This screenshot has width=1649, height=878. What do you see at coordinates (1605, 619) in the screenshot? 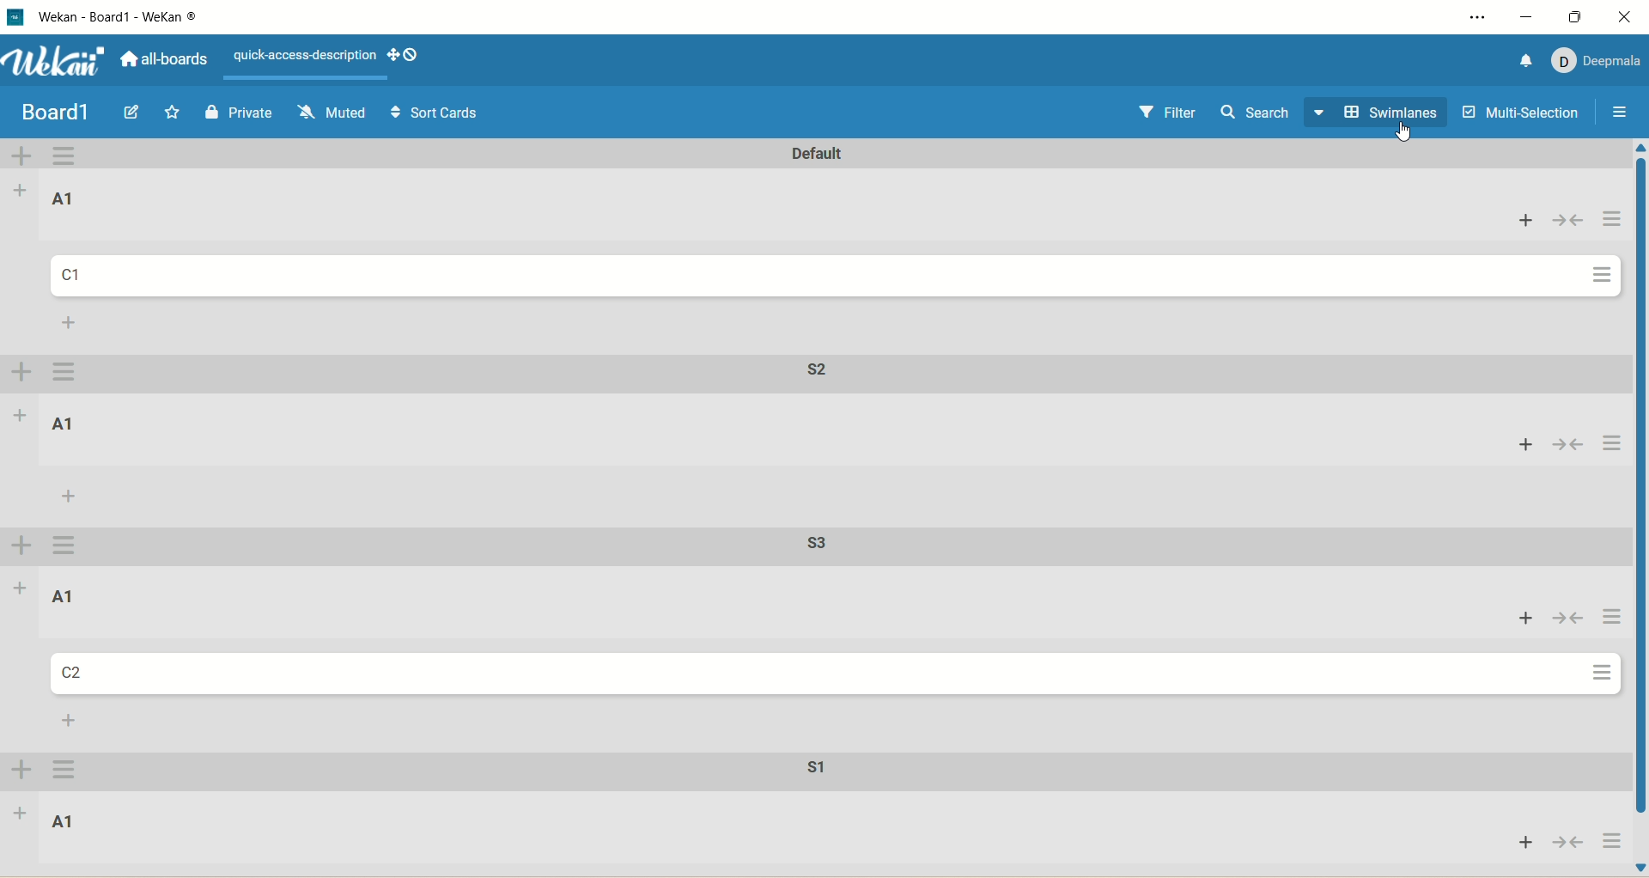
I see `actions` at bounding box center [1605, 619].